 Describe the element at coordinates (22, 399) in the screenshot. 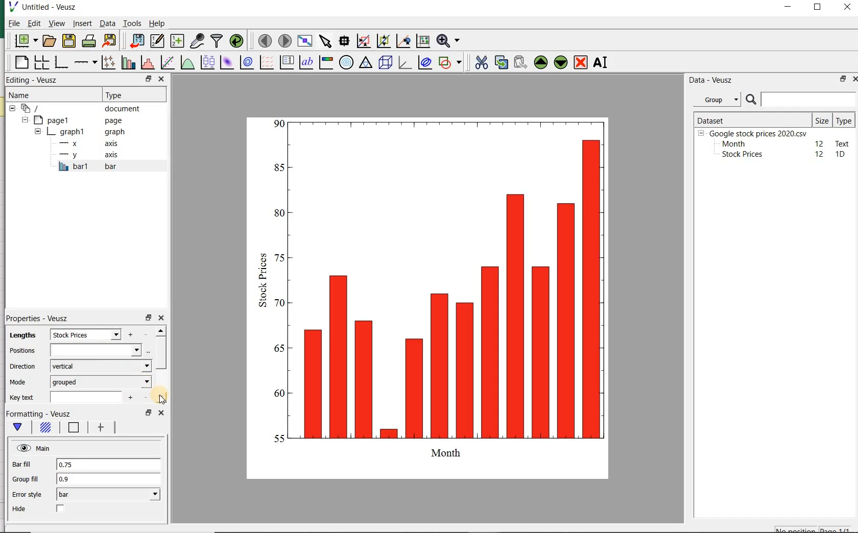

I see `Key text` at that location.